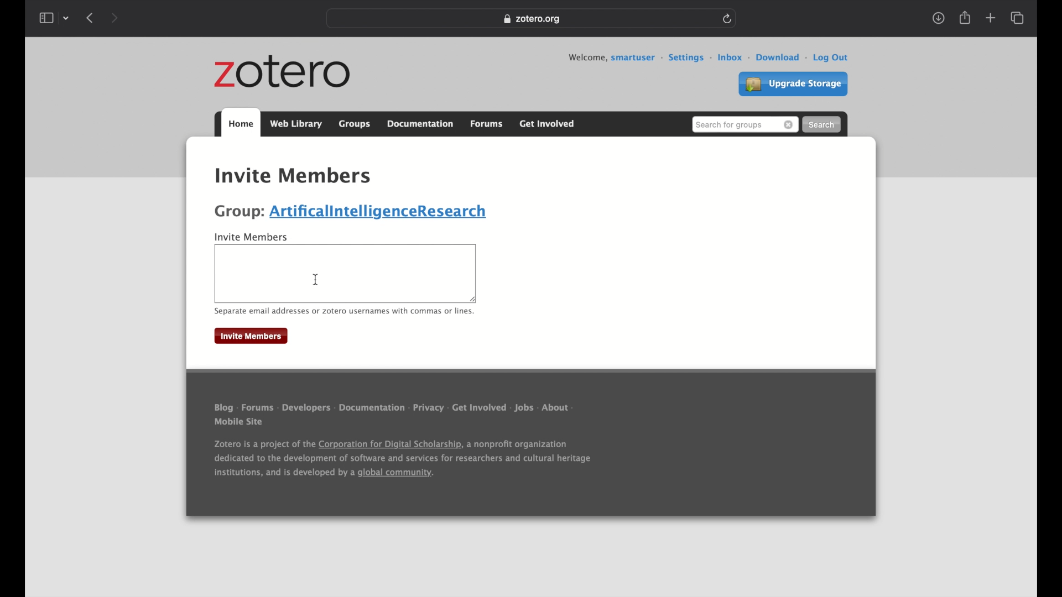  What do you see at coordinates (534, 20) in the screenshot?
I see `zotero.org` at bounding box center [534, 20].